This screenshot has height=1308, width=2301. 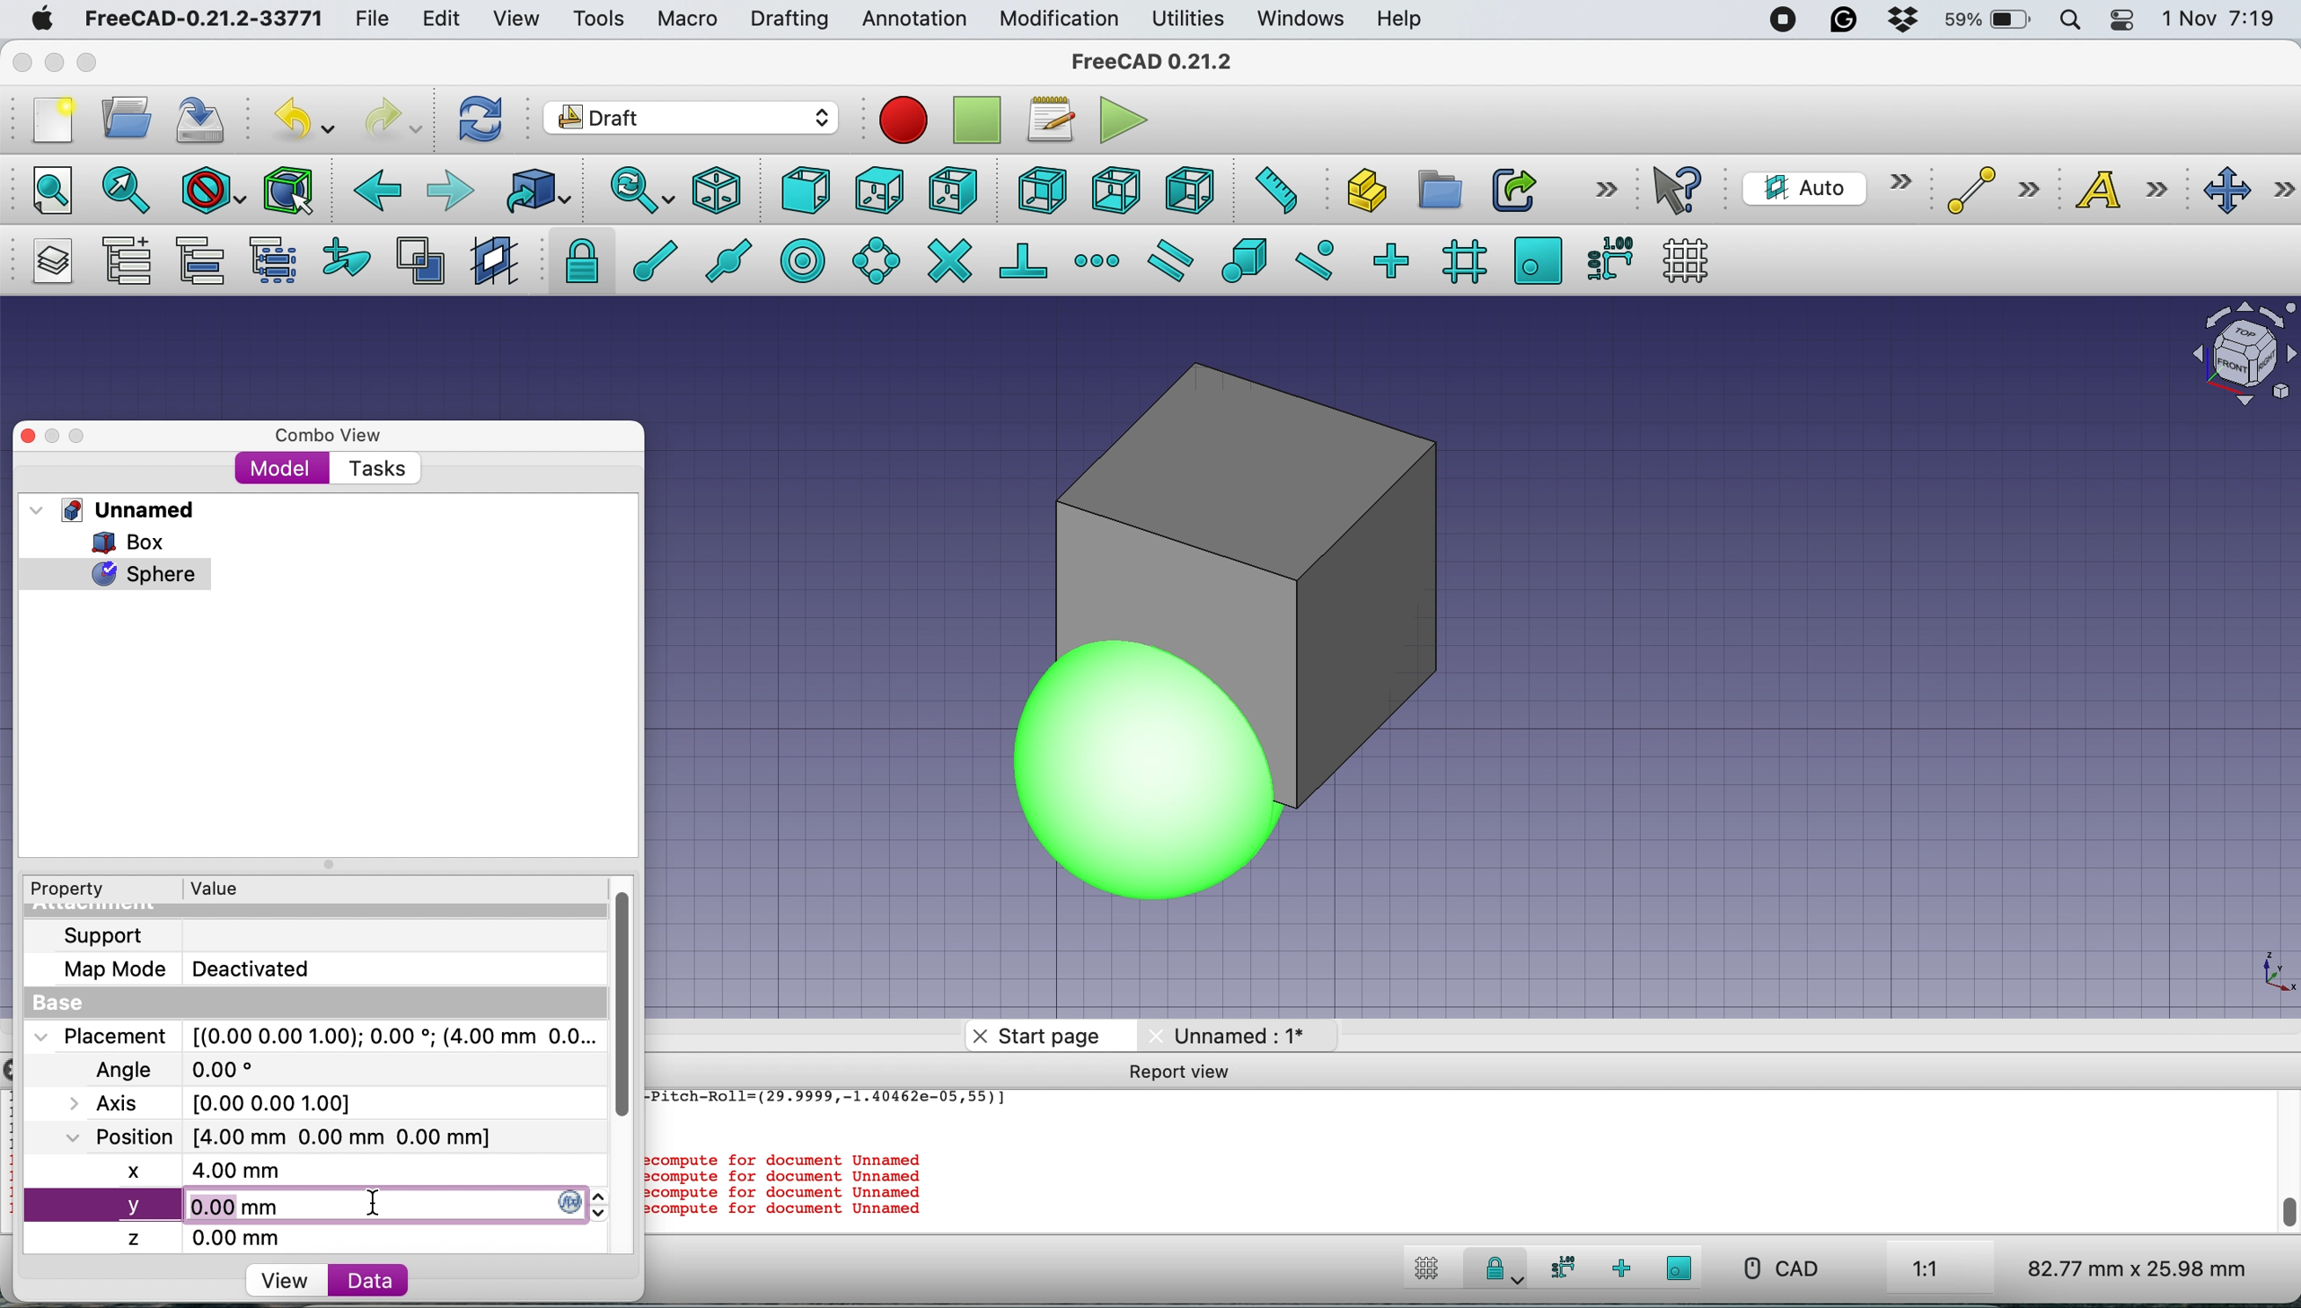 What do you see at coordinates (1680, 1268) in the screenshot?
I see `snap working plane` at bounding box center [1680, 1268].